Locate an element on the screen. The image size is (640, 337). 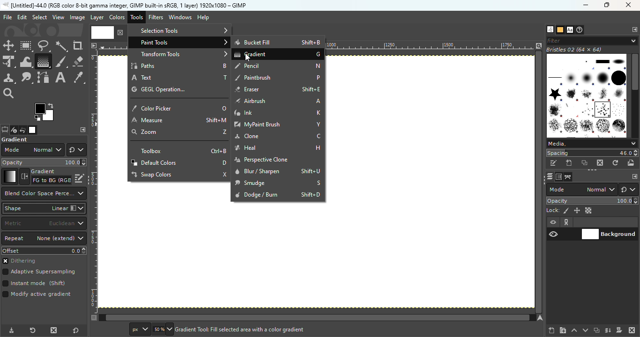
Dithering is located at coordinates (23, 262).